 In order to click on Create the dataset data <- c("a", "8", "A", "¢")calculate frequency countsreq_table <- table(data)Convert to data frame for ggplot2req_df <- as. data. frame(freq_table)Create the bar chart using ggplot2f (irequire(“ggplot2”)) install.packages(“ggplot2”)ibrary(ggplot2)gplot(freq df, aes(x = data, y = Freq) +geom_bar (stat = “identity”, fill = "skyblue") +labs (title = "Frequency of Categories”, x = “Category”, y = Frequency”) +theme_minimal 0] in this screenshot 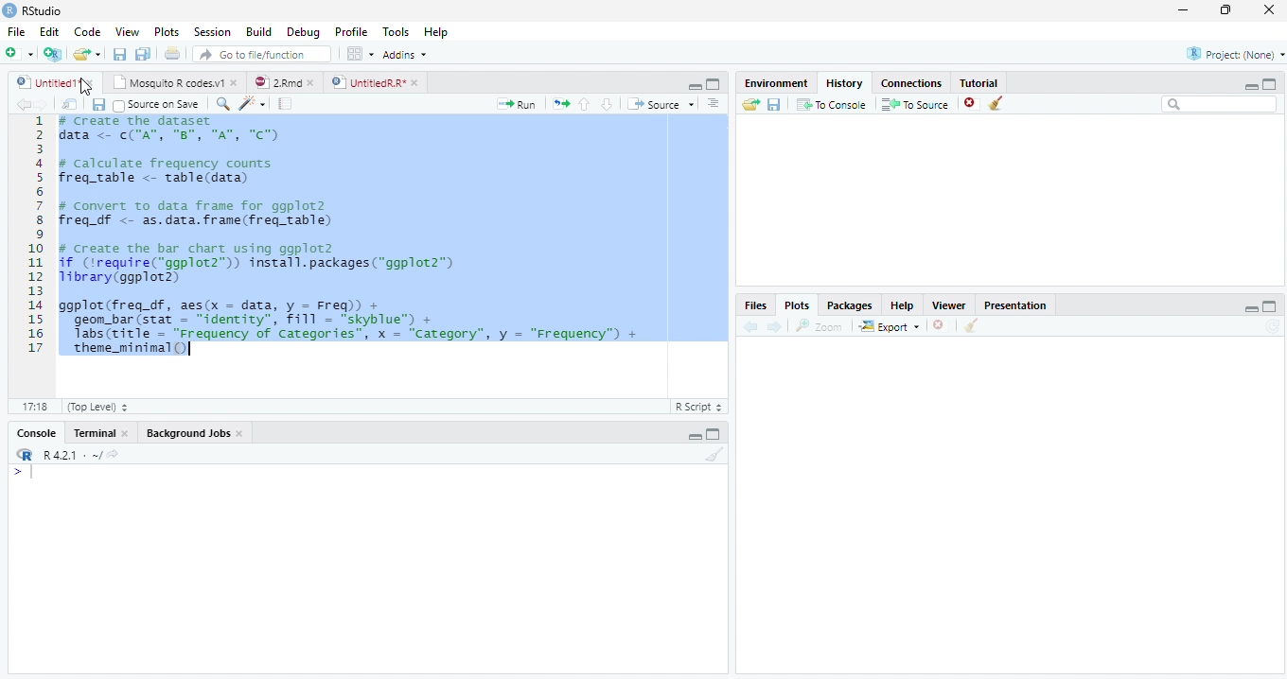, I will do `click(394, 235)`.